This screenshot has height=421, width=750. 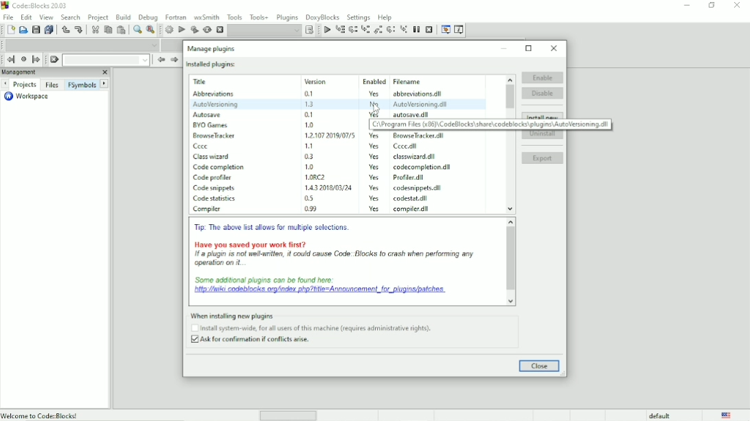 I want to click on Export, so click(x=543, y=158).